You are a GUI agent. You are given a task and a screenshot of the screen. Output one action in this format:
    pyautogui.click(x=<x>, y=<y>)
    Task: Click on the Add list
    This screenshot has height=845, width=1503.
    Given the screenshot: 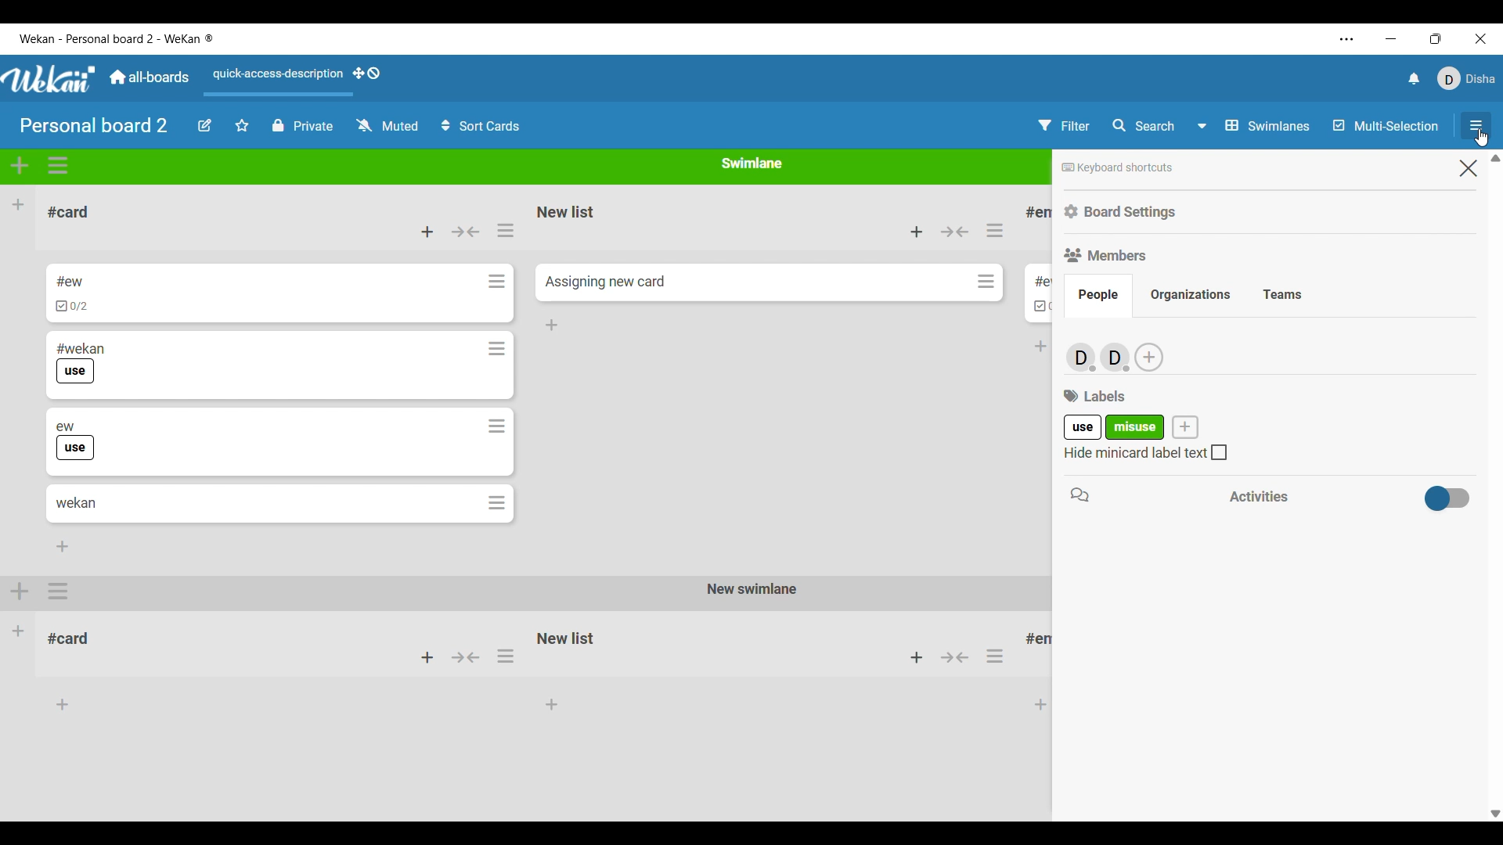 What is the action you would take?
    pyautogui.click(x=19, y=204)
    